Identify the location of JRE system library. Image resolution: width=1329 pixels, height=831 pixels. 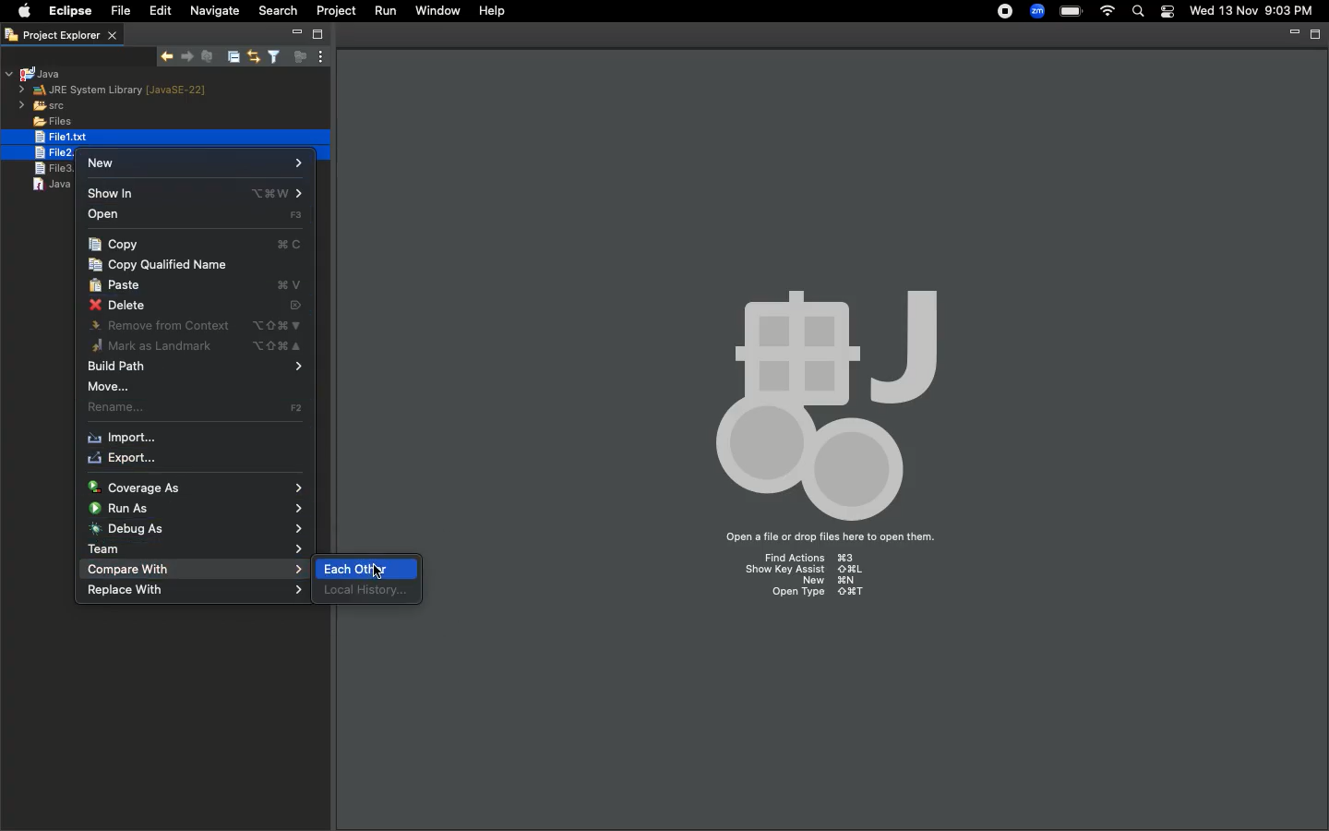
(116, 90).